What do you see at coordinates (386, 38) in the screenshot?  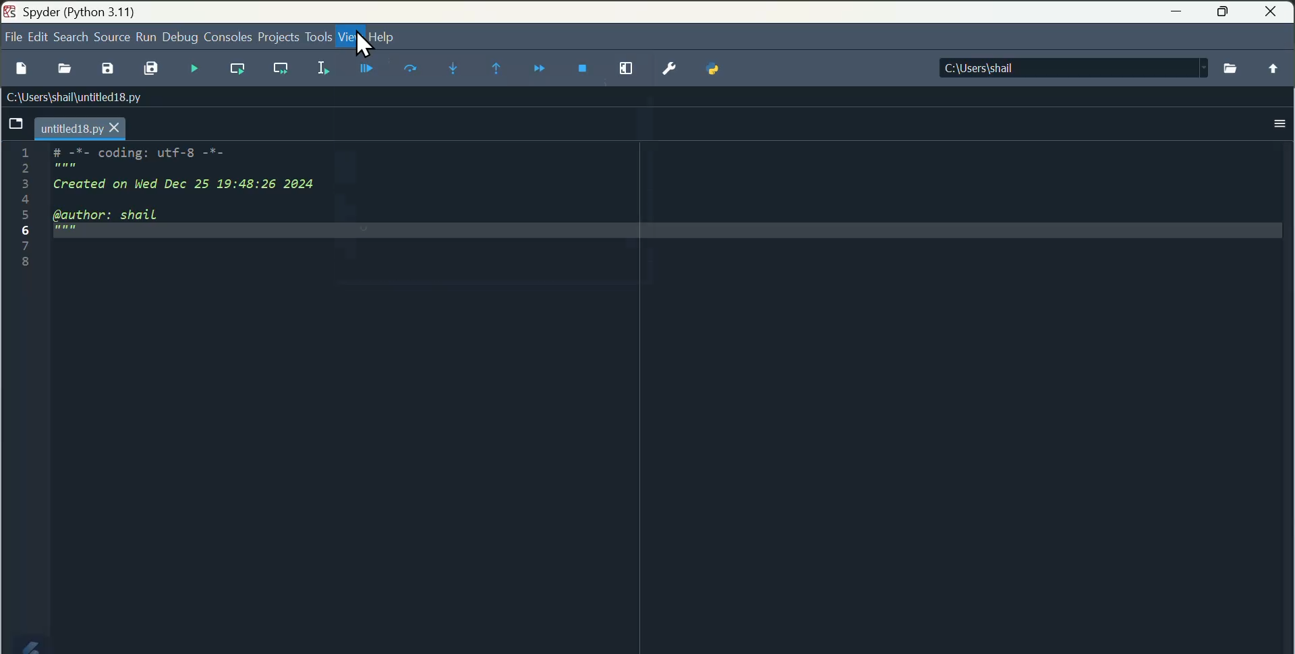 I see `help` at bounding box center [386, 38].